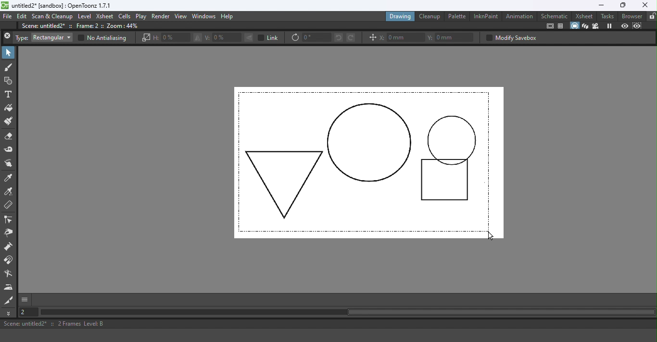  Describe the element at coordinates (10, 287) in the screenshot. I see `Iron tool` at that location.